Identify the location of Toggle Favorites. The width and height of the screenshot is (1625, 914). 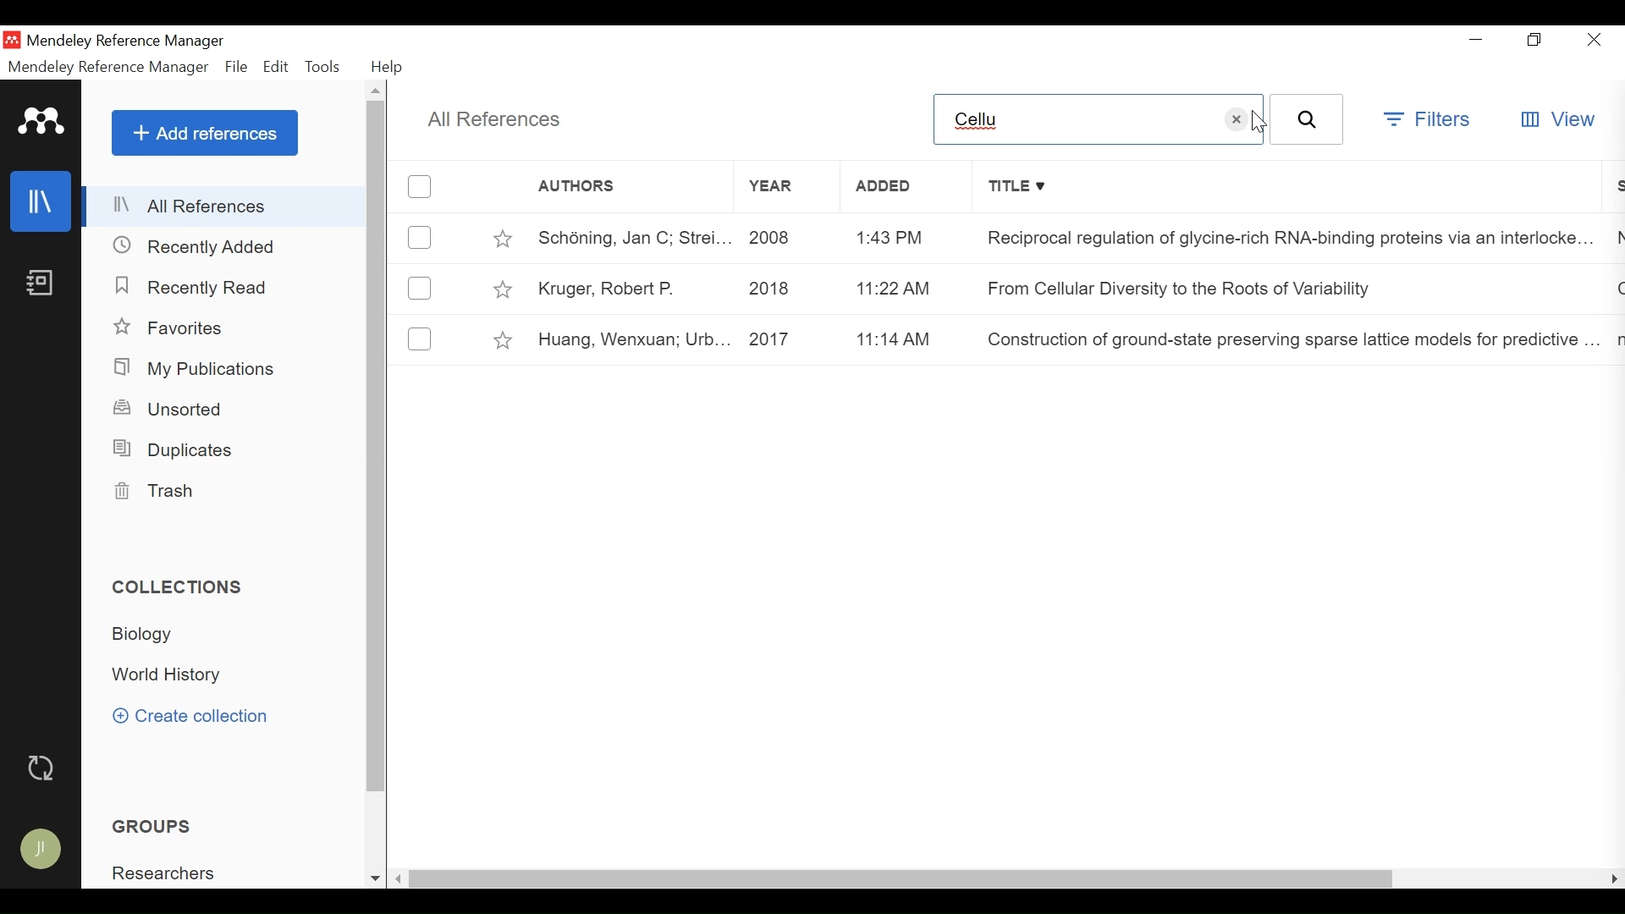
(504, 289).